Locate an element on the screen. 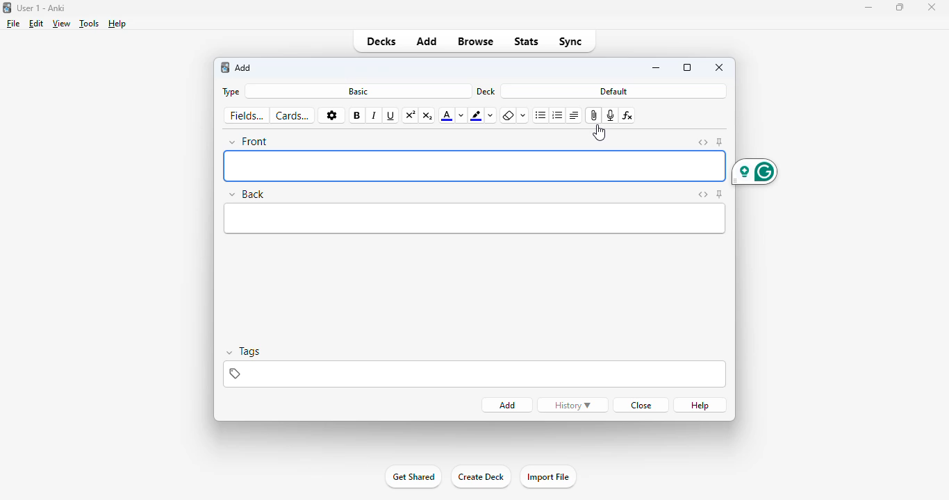 This screenshot has width=949, height=500. alignment is located at coordinates (574, 116).